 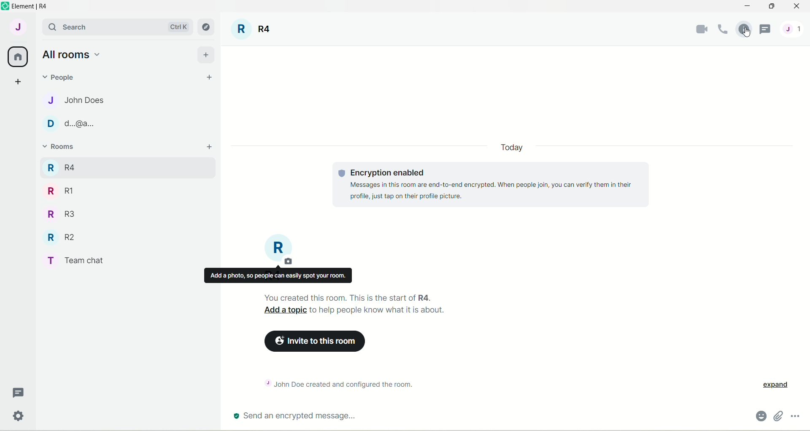 What do you see at coordinates (773, 7) in the screenshot?
I see `maximize` at bounding box center [773, 7].